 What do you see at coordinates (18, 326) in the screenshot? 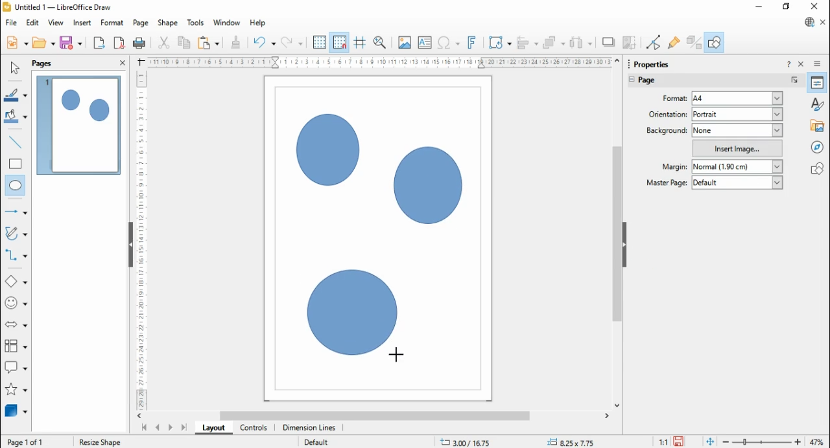
I see `block arrows` at bounding box center [18, 326].